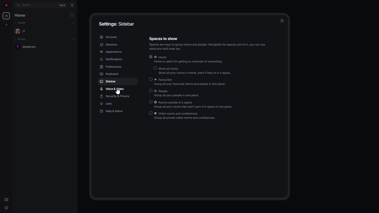 The height and width of the screenshot is (213, 379). I want to click on voice & video, so click(112, 88).